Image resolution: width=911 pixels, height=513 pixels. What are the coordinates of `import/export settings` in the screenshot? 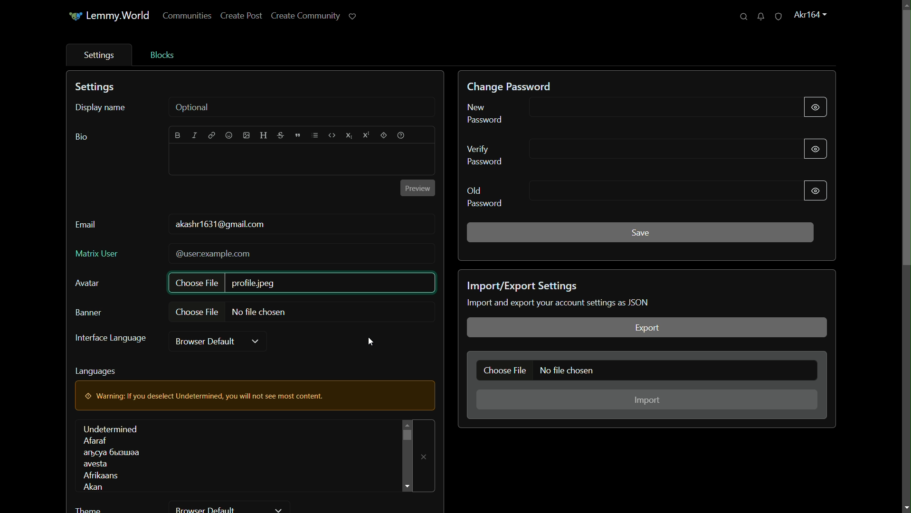 It's located at (524, 286).